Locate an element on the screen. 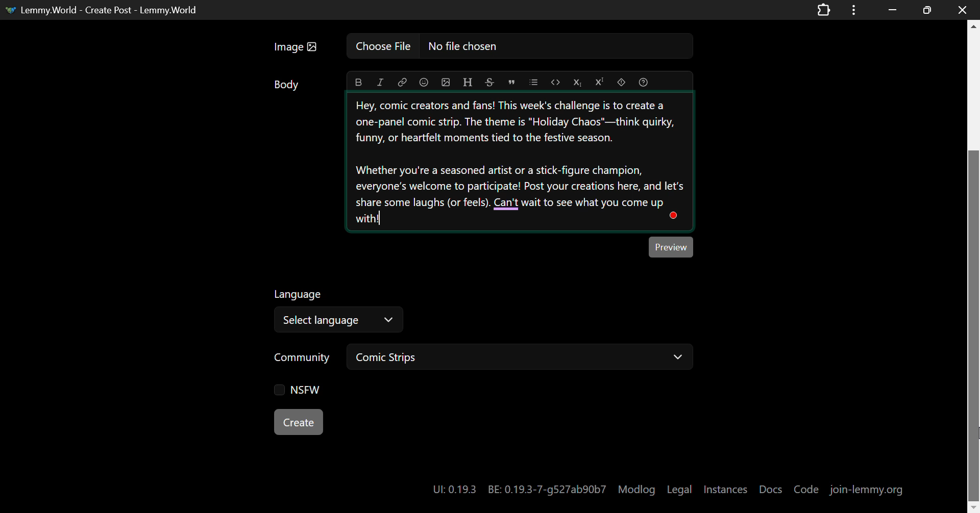  Code is located at coordinates (554, 82).